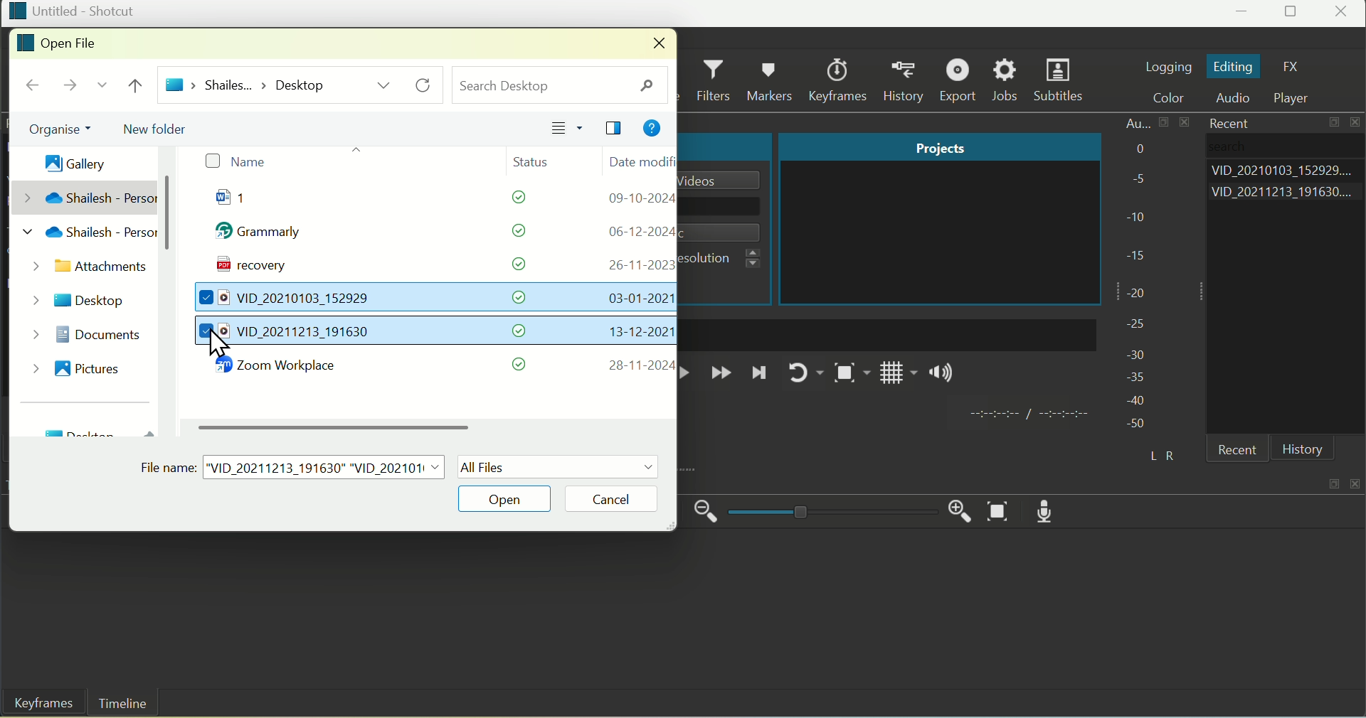  Describe the element at coordinates (1000, 512) in the screenshot. I see `Zoom Timeline` at that location.